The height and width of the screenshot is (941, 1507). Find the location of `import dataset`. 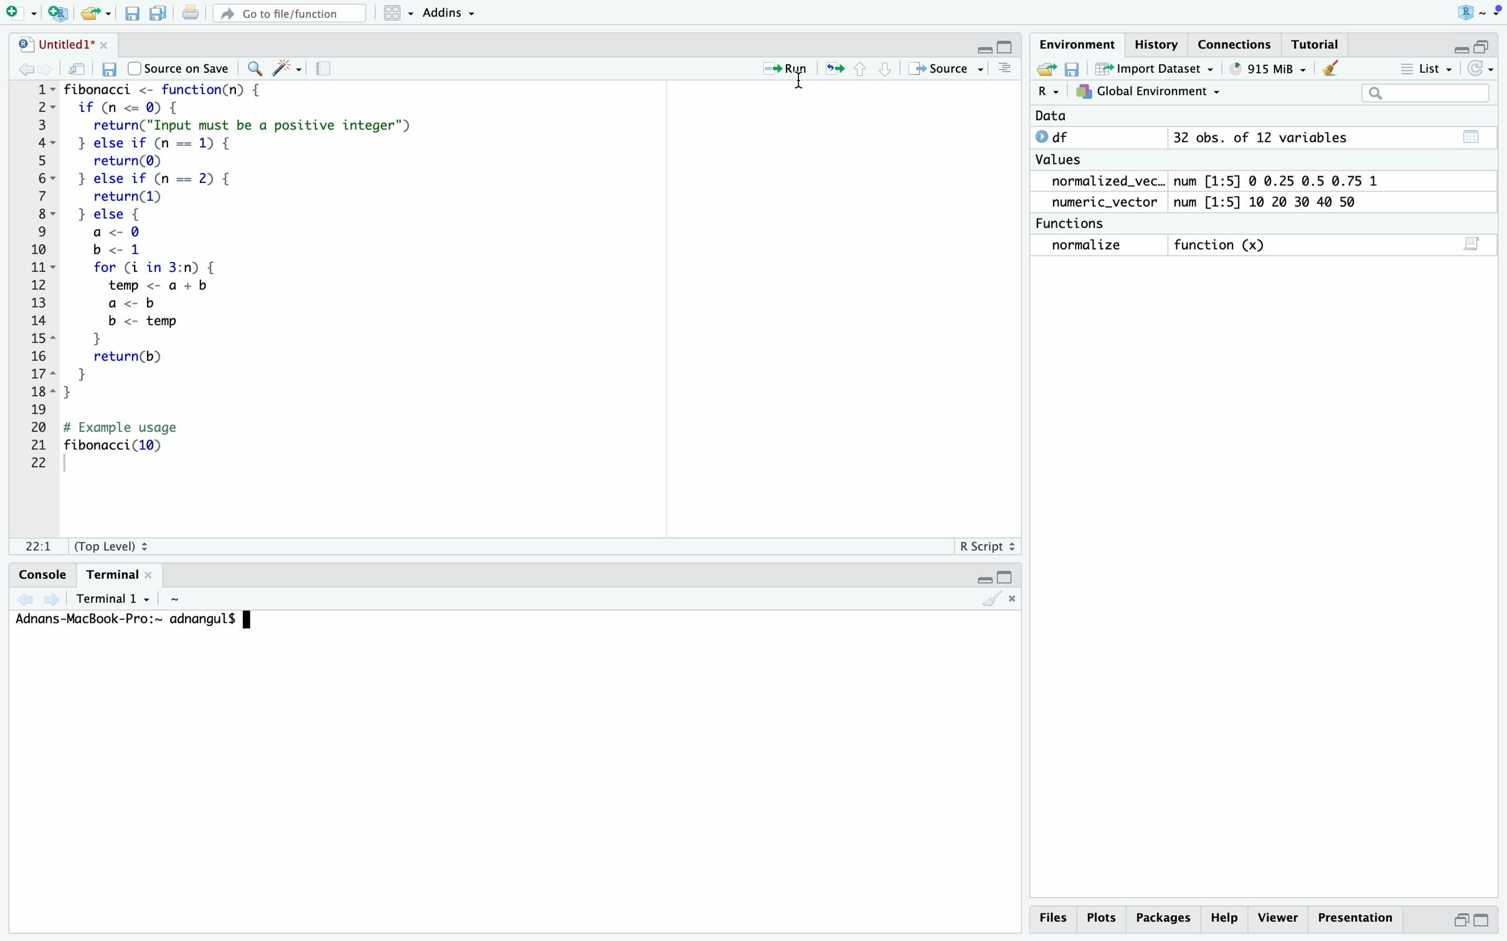

import dataset is located at coordinates (1163, 70).